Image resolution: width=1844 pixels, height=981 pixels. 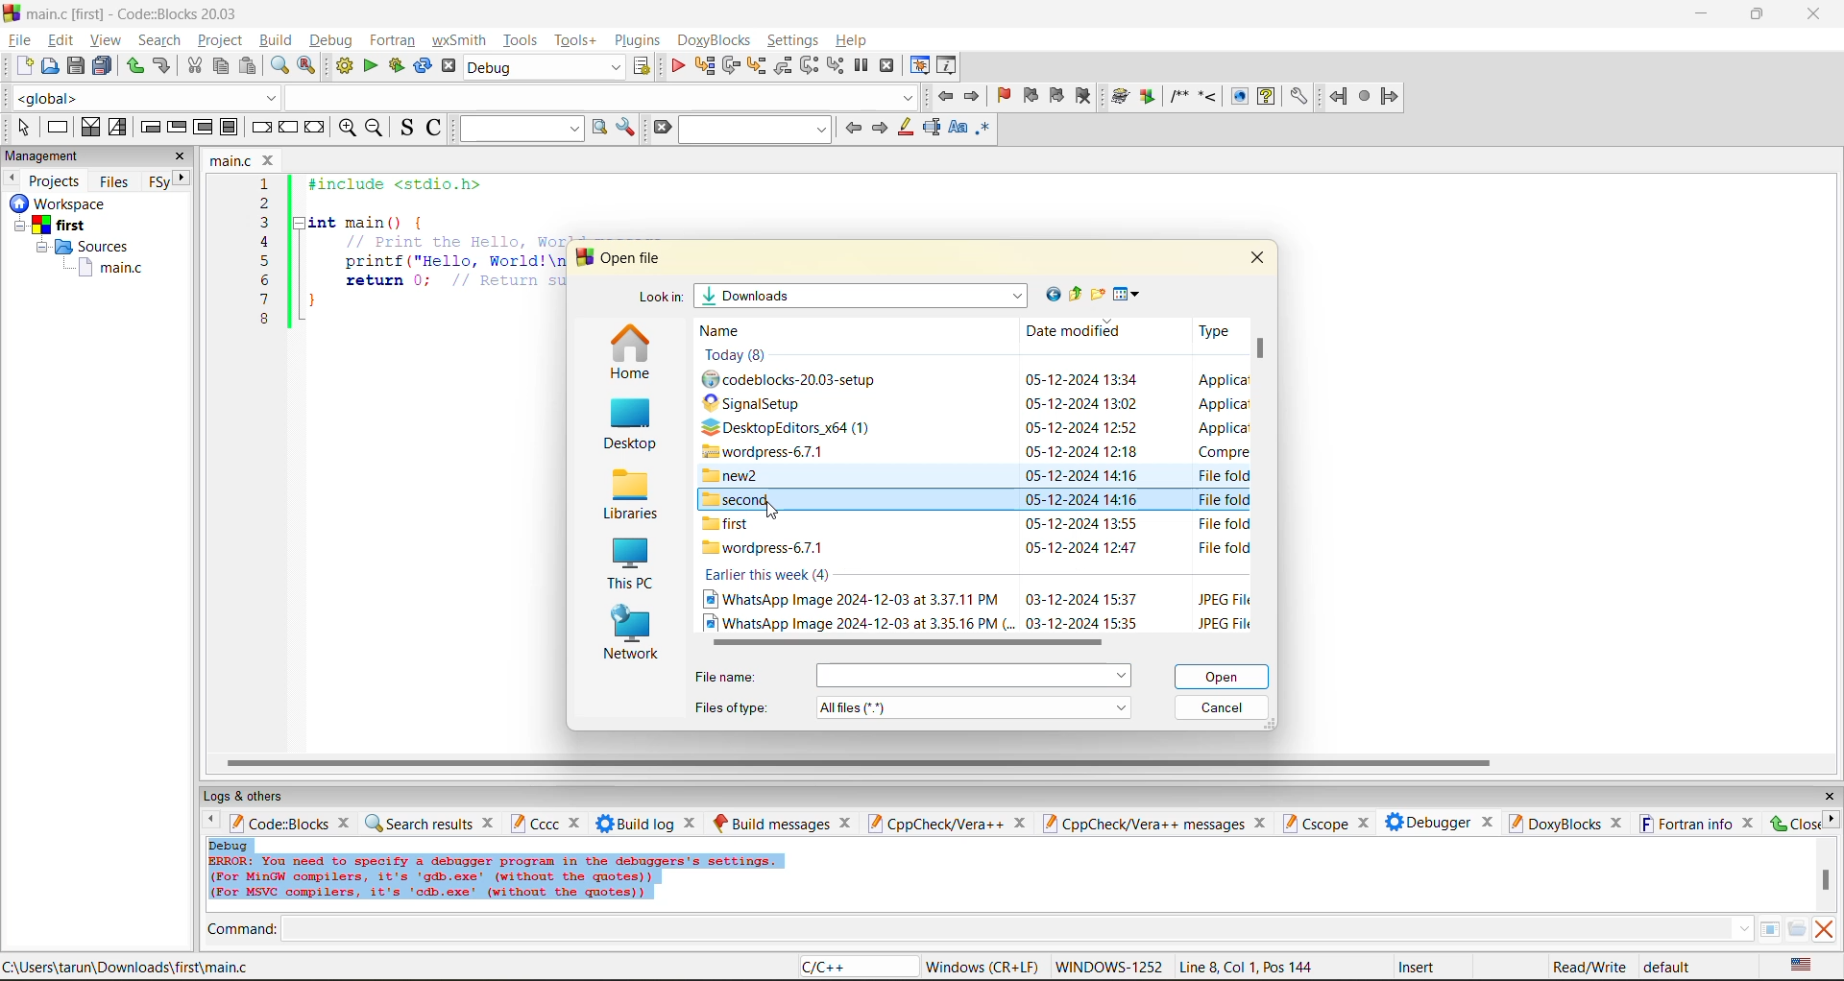 I want to click on counting loop, so click(x=204, y=129).